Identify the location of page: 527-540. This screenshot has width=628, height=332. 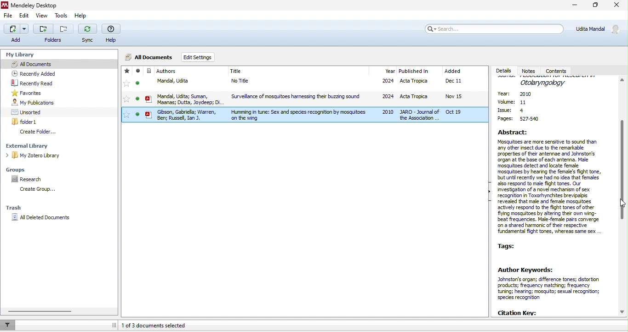
(520, 120).